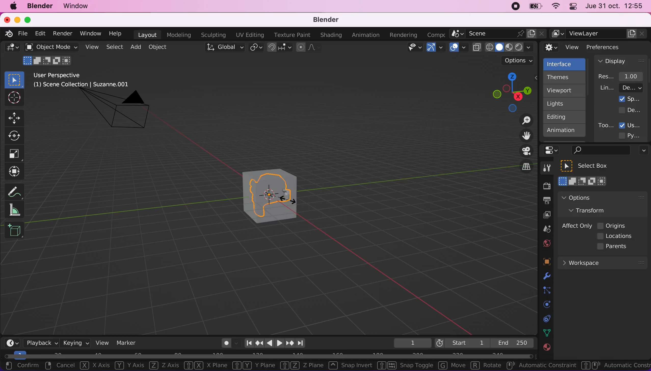 This screenshot has height=371, width=651. Describe the element at coordinates (116, 33) in the screenshot. I see `help` at that location.